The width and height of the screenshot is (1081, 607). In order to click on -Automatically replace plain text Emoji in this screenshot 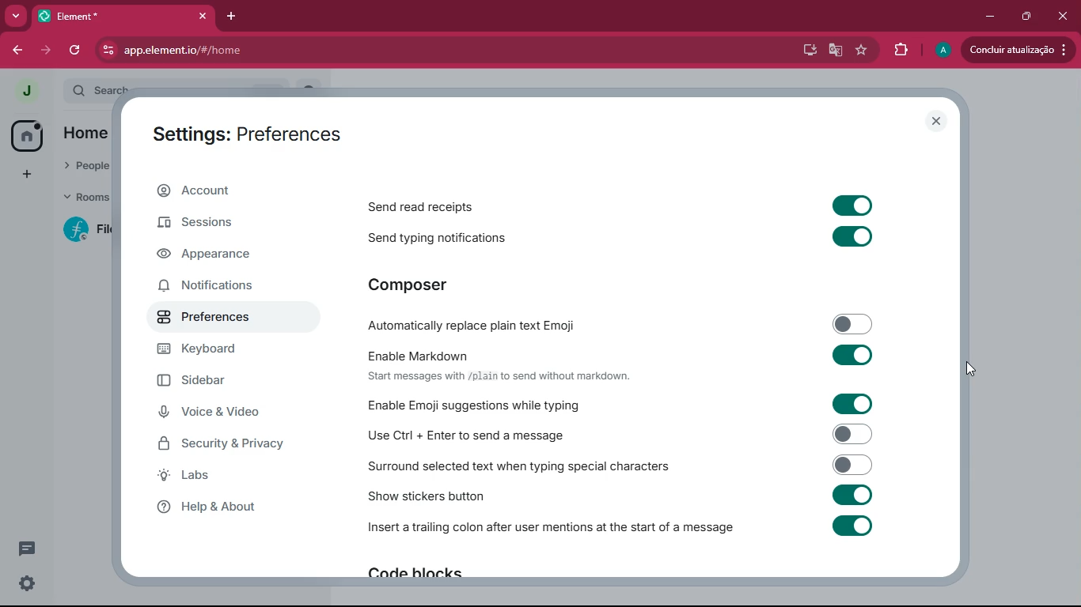, I will do `click(617, 326)`.